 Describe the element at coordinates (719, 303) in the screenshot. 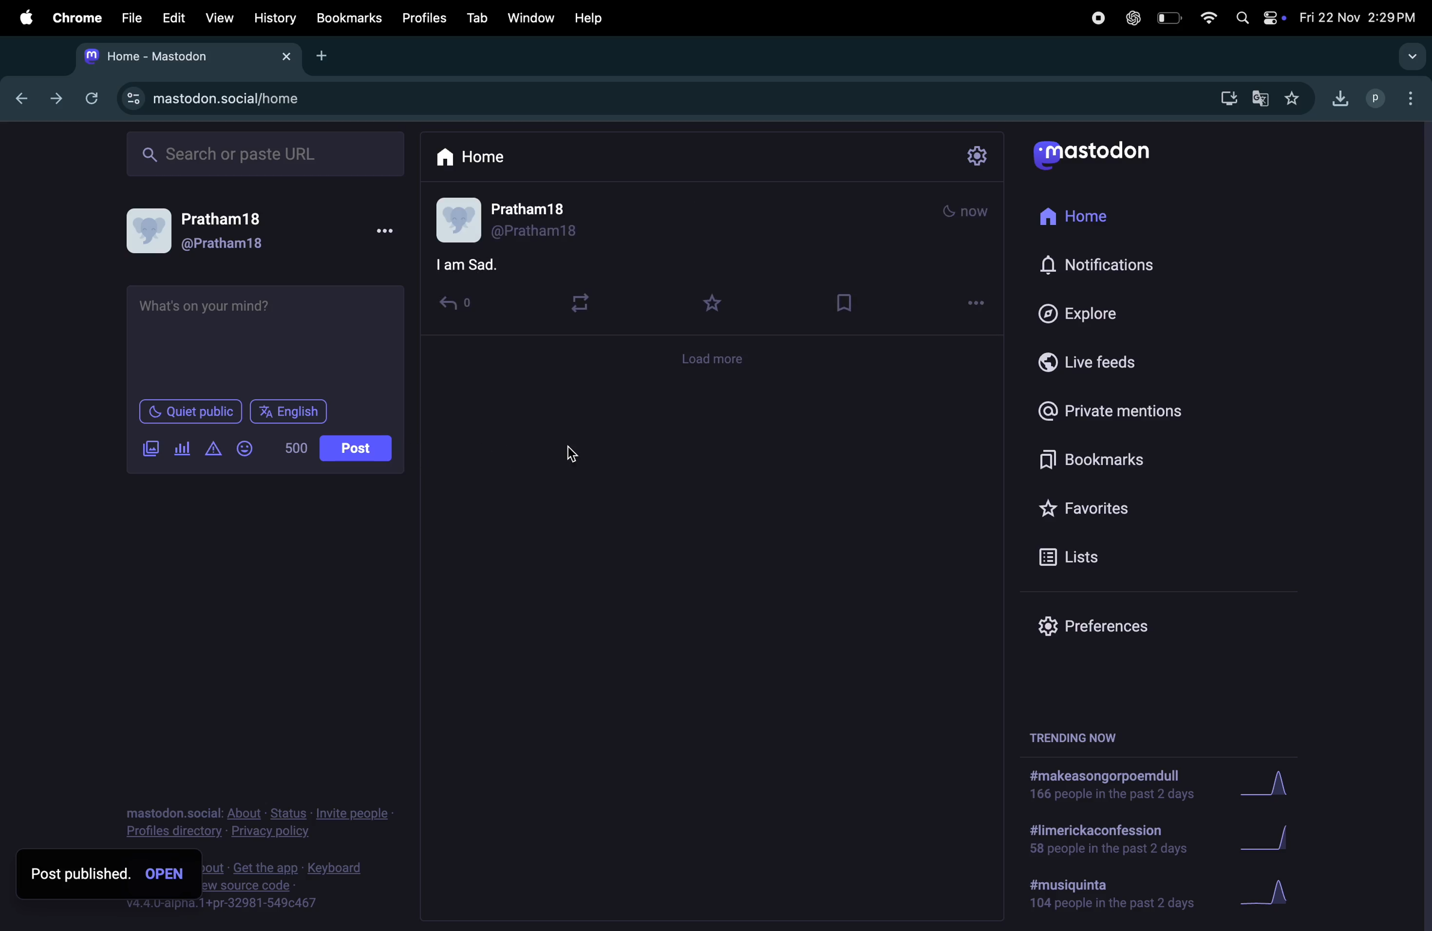

I see `favourites` at that location.